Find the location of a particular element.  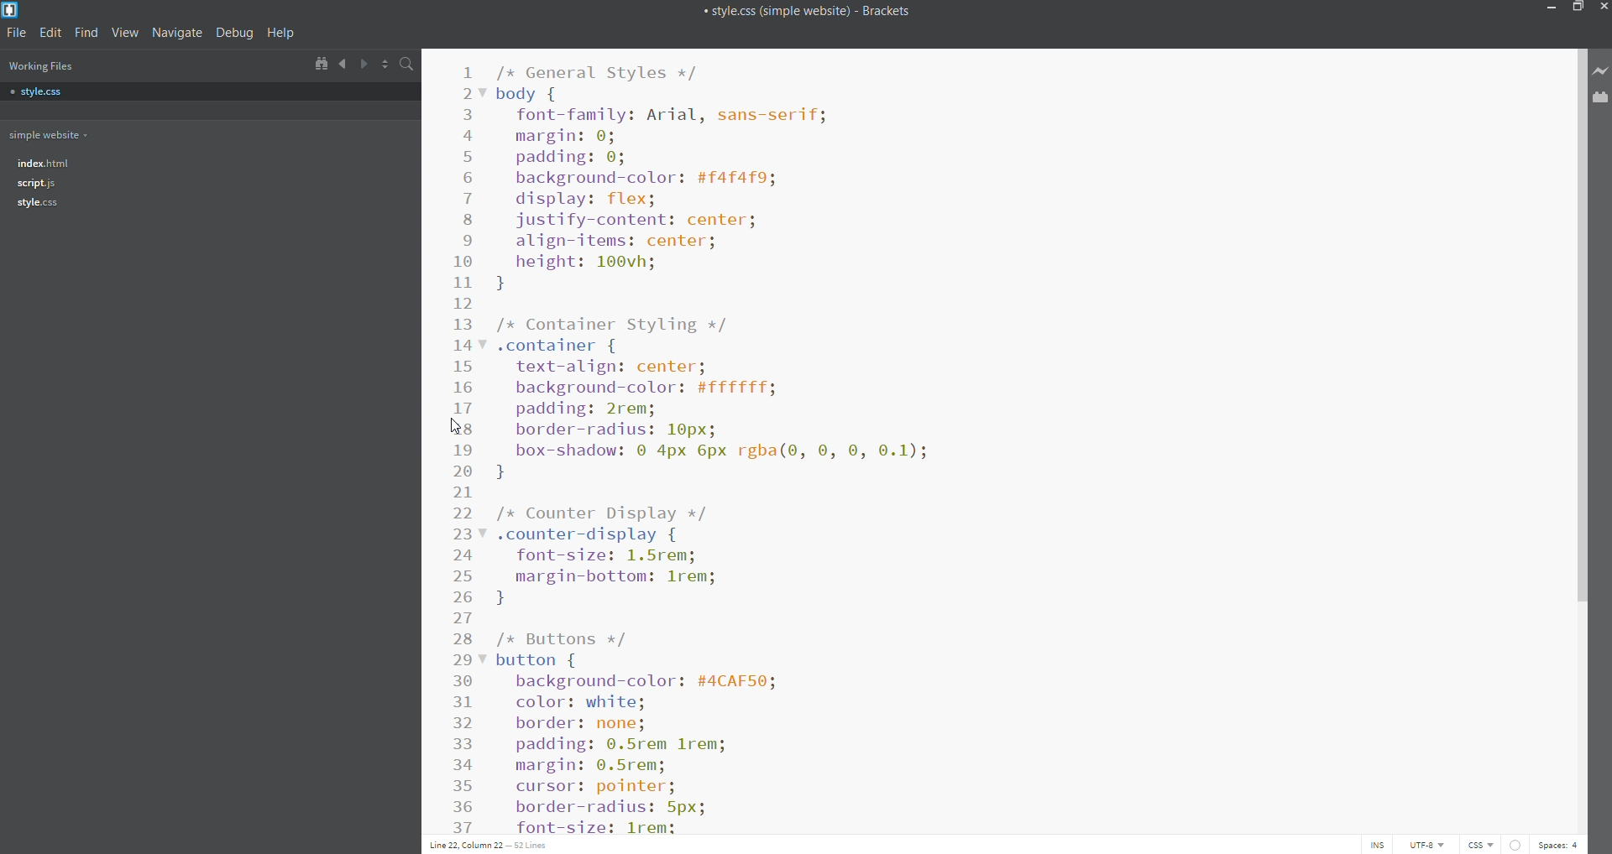

navigate forward is located at coordinates (364, 65).